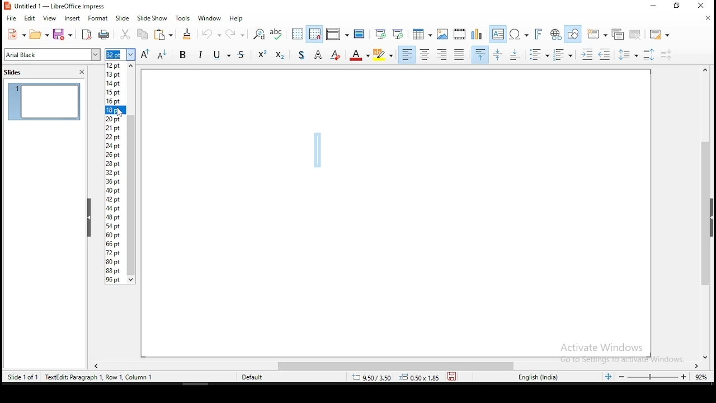 This screenshot has width=716, height=403. What do you see at coordinates (629, 54) in the screenshot?
I see `Line Spacing` at bounding box center [629, 54].